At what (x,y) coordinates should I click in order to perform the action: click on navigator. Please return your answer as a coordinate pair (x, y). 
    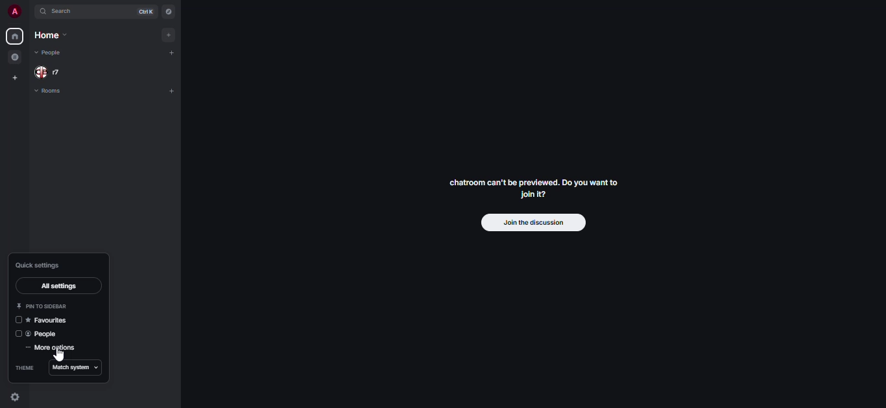
    Looking at the image, I should click on (169, 10).